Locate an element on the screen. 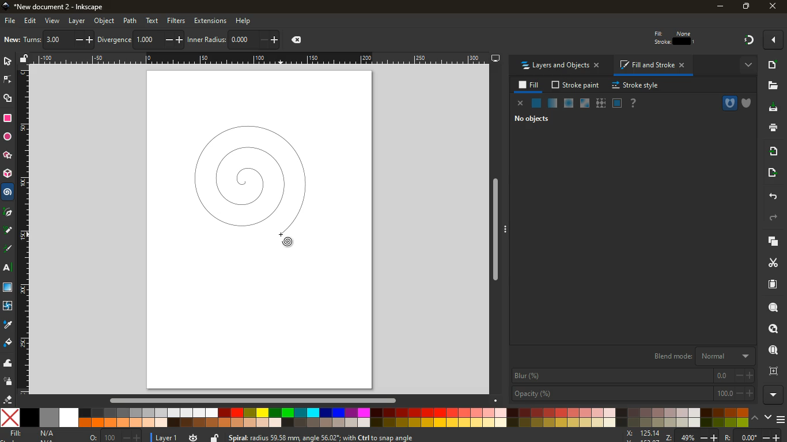 The height and width of the screenshot is (442, 787). edit is located at coordinates (686, 40).